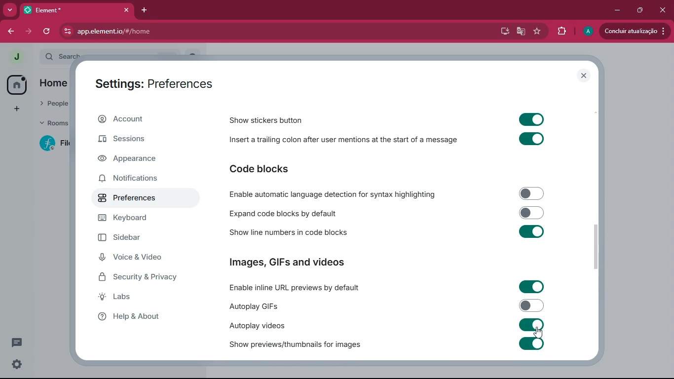 This screenshot has width=674, height=379. Describe the element at coordinates (519, 33) in the screenshot. I see `google translate` at that location.